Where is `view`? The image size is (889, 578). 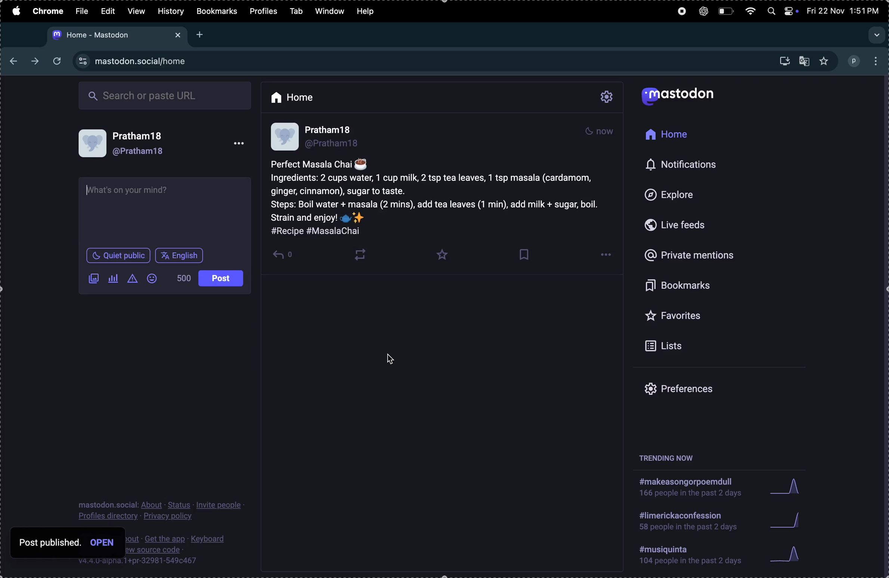 view is located at coordinates (137, 10).